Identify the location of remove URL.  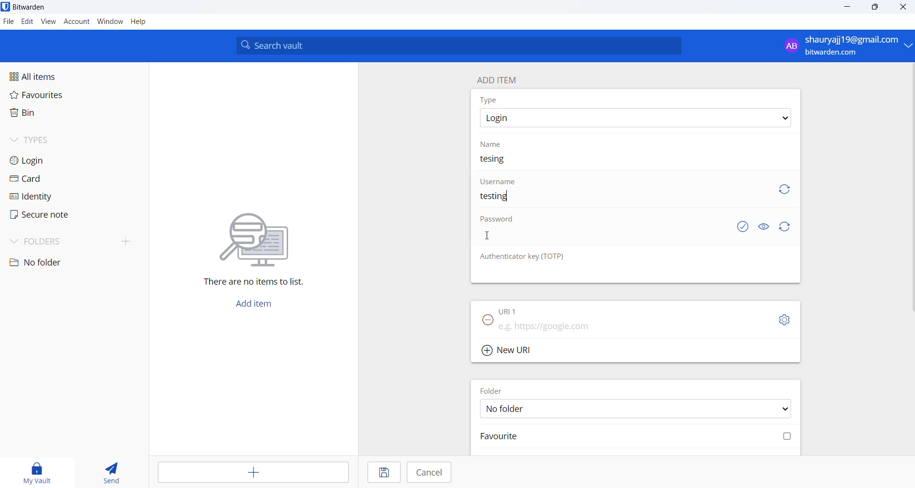
(488, 323).